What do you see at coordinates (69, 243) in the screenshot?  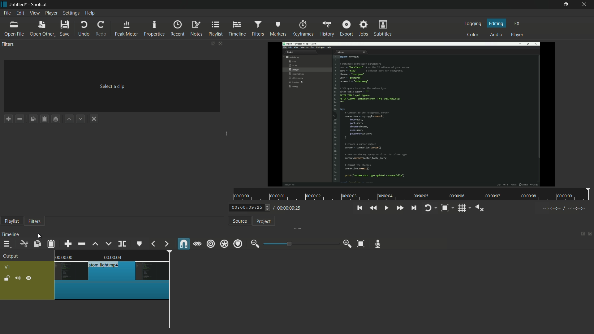 I see `append` at bounding box center [69, 243].